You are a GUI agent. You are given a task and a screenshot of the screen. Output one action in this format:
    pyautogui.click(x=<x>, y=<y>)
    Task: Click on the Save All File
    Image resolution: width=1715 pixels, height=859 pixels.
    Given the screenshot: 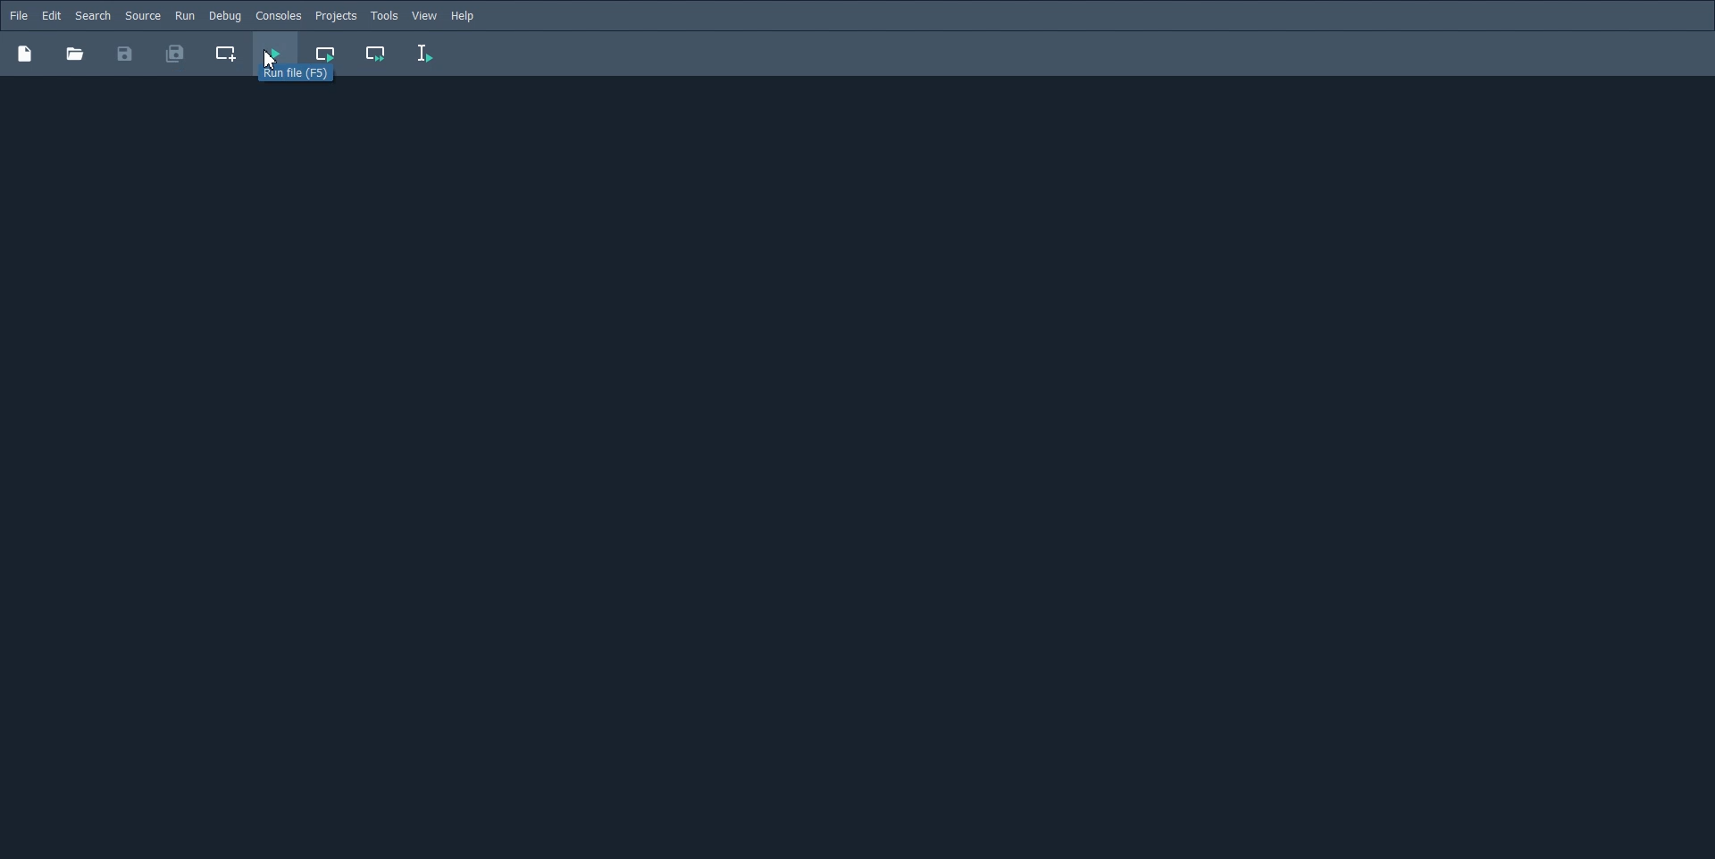 What is the action you would take?
    pyautogui.click(x=173, y=54)
    